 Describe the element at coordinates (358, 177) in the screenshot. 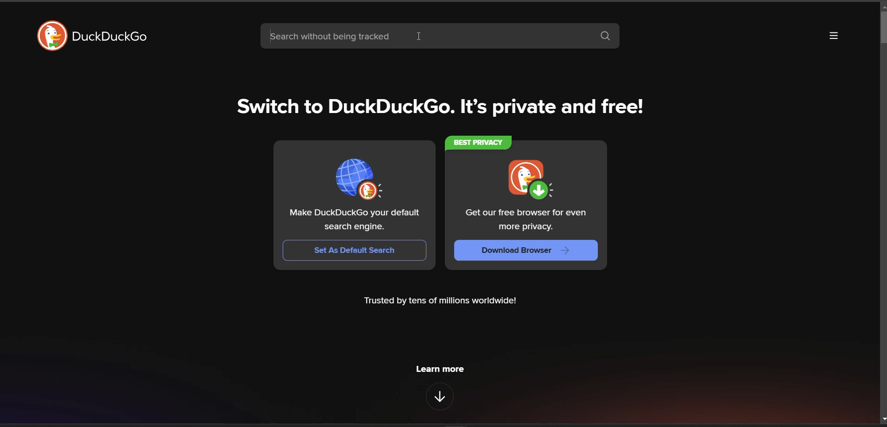

I see `logo` at that location.